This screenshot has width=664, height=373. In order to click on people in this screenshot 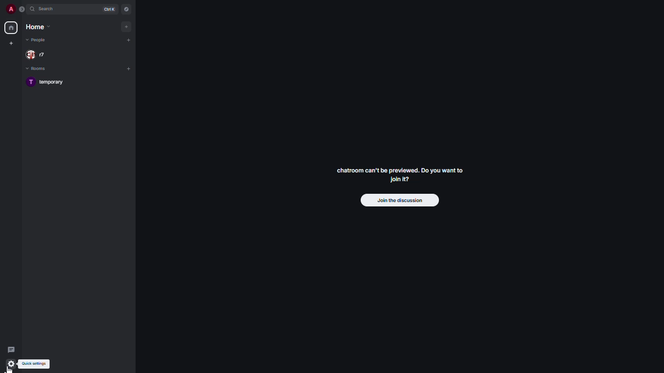, I will do `click(37, 54)`.